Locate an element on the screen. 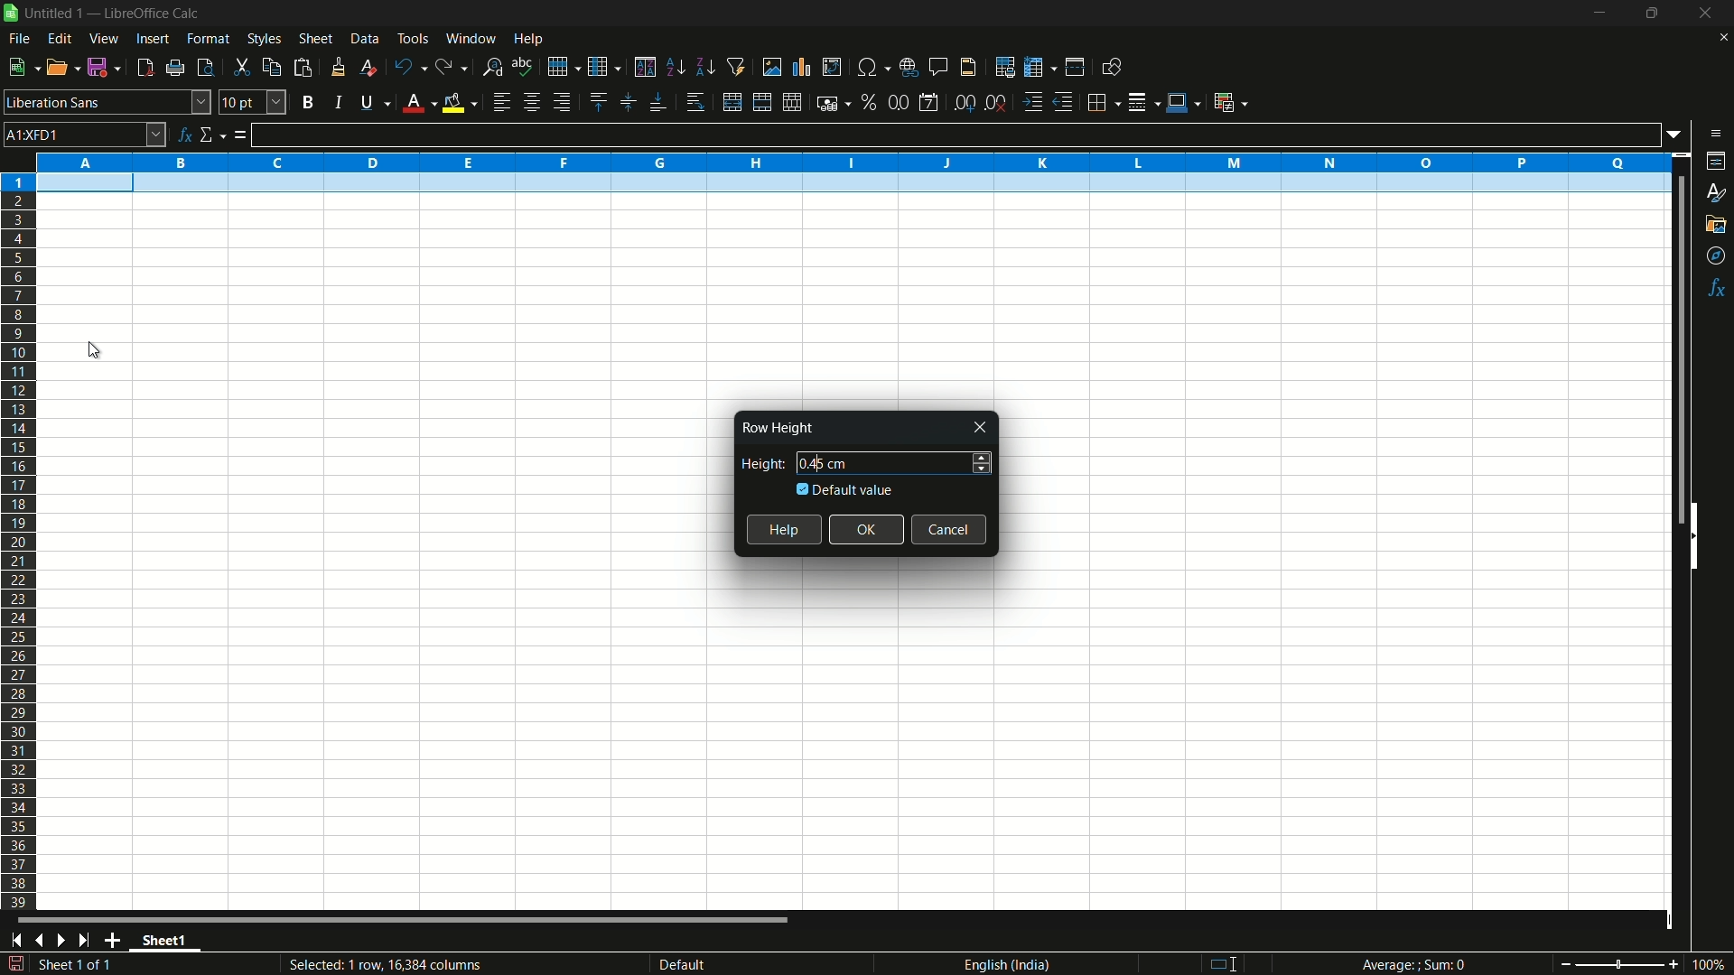 The width and height of the screenshot is (1734, 975). underline is located at coordinates (371, 104).